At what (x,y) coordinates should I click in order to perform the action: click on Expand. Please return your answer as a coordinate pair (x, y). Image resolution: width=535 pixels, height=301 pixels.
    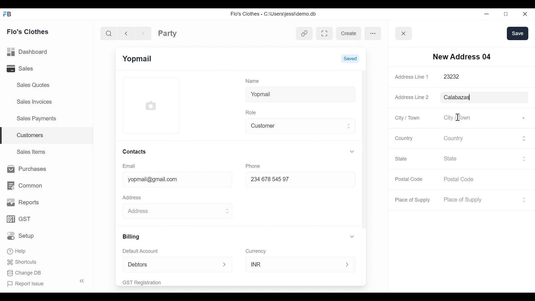
    Looking at the image, I should click on (349, 126).